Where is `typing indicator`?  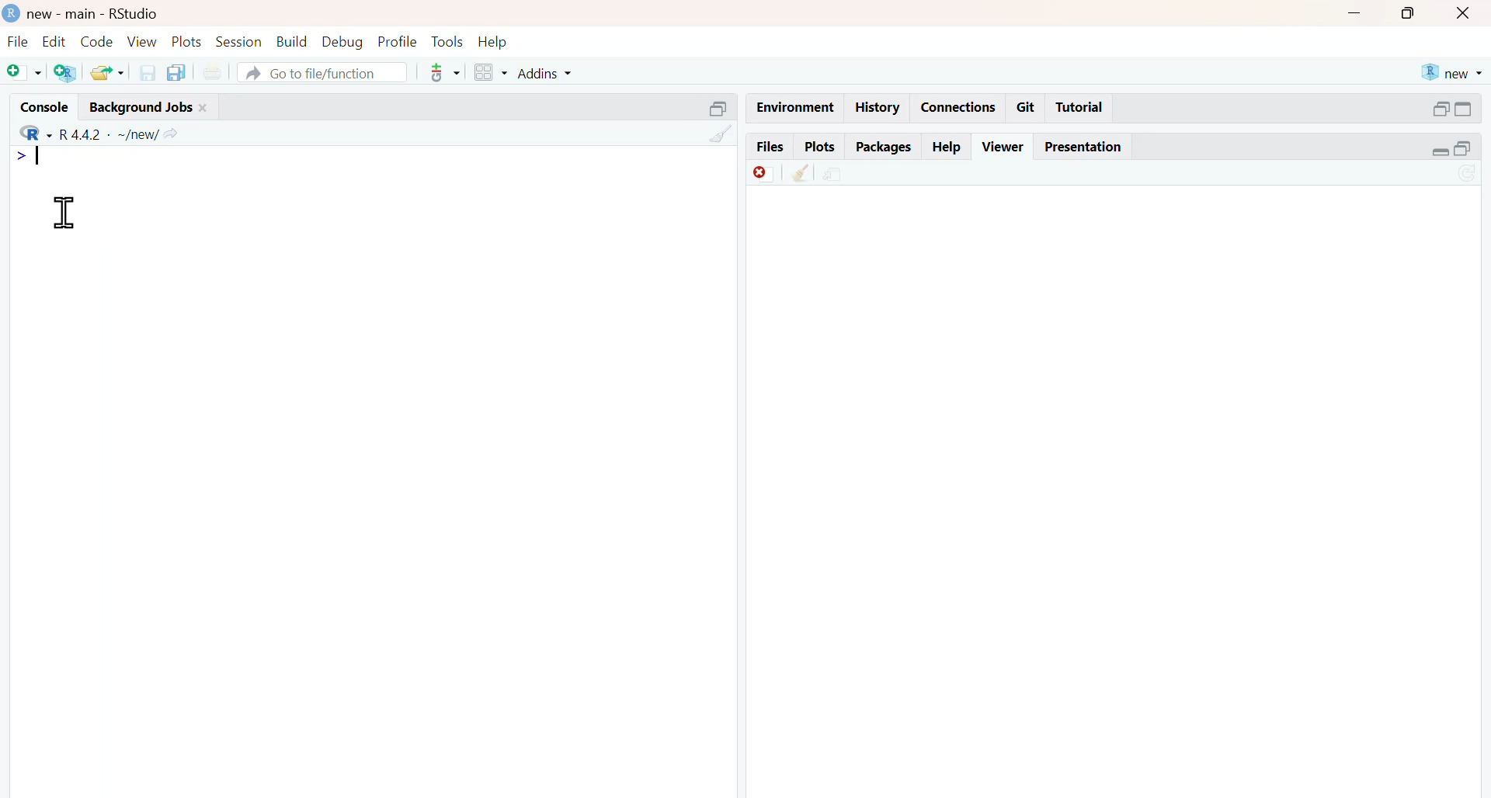 typing indicator is located at coordinates (39, 155).